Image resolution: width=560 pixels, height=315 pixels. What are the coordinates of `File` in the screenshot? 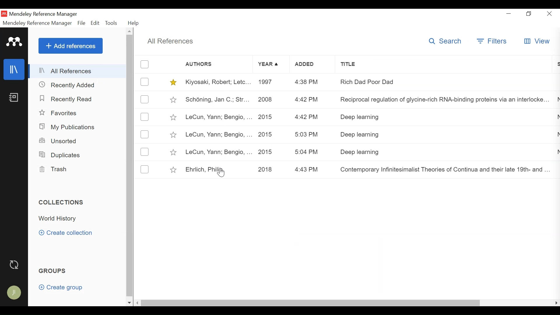 It's located at (82, 23).